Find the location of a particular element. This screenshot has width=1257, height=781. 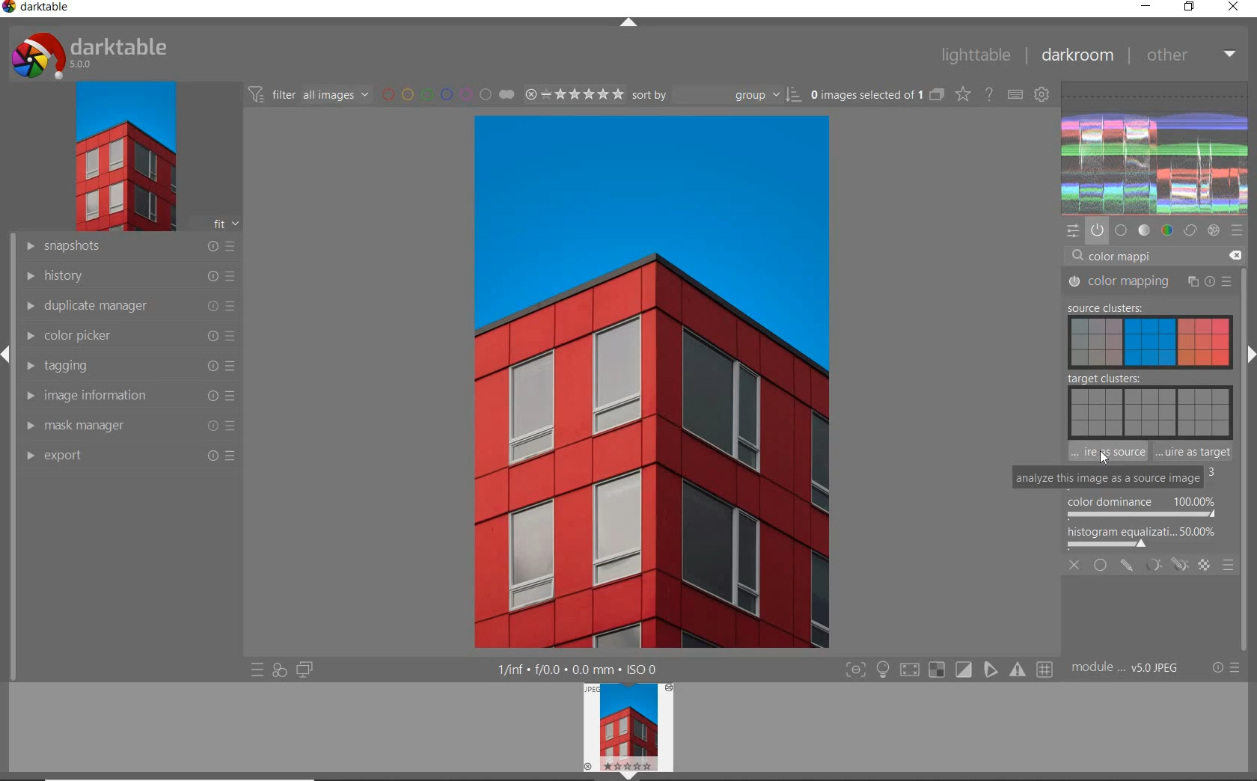

SOURCE CLUSTER is located at coordinates (1150, 341).